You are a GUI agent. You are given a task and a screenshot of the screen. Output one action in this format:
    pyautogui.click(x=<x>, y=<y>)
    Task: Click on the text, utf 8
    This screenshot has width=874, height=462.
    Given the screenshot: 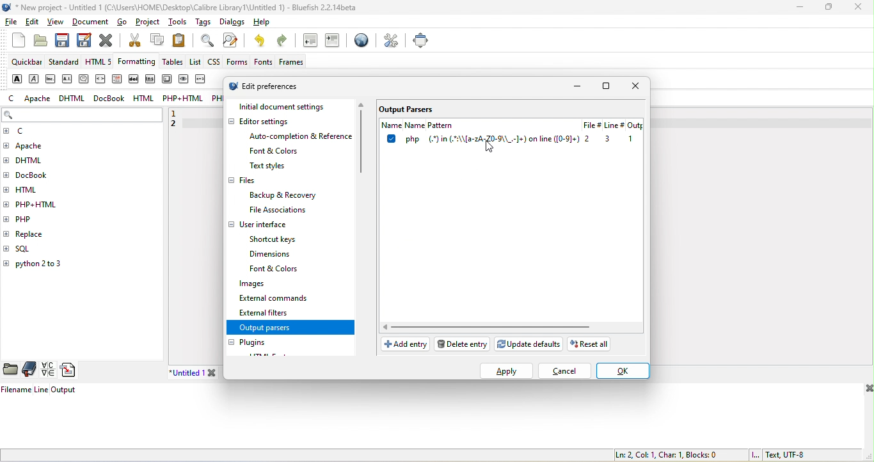 What is the action you would take?
    pyautogui.click(x=777, y=455)
    